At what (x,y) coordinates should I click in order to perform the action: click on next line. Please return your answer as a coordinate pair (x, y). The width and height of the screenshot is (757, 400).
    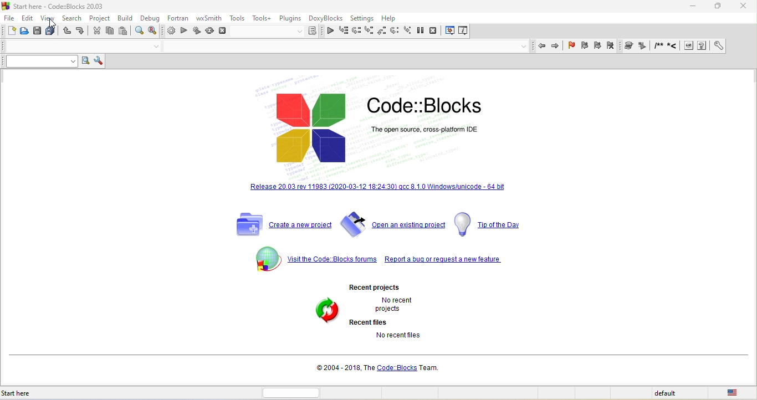
    Looking at the image, I should click on (359, 30).